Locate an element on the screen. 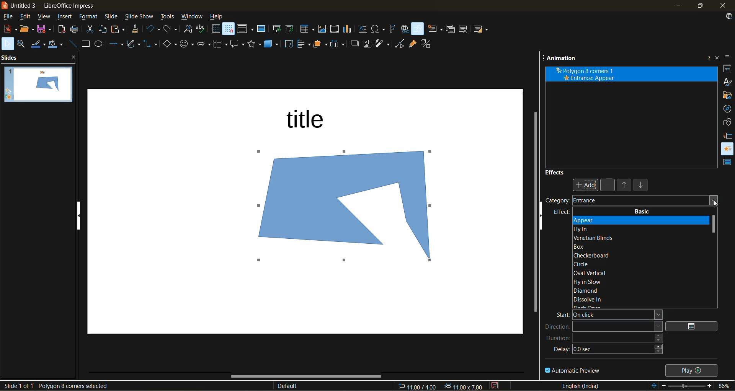 The image size is (735, 391). insert hyperlink is located at coordinates (404, 30).